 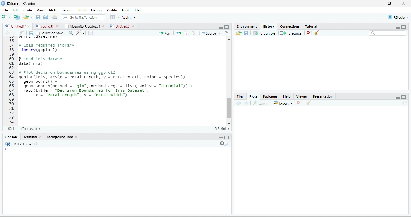 I want to click on show in new window, so click(x=23, y=33).